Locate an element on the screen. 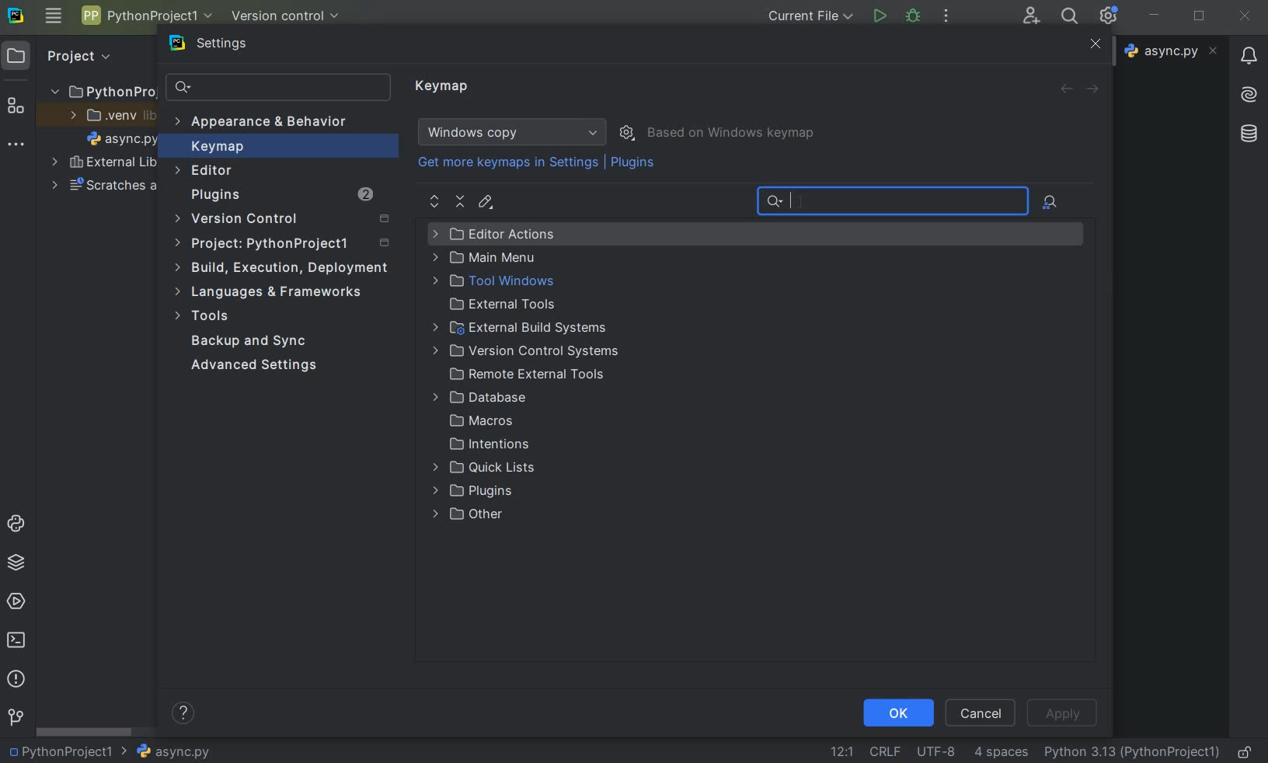 This screenshot has height=763, width=1268. project name is located at coordinates (101, 89).